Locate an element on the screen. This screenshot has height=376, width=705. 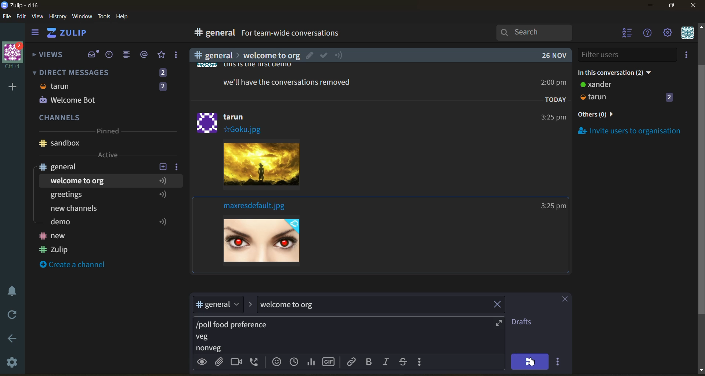
send options is located at coordinates (558, 361).